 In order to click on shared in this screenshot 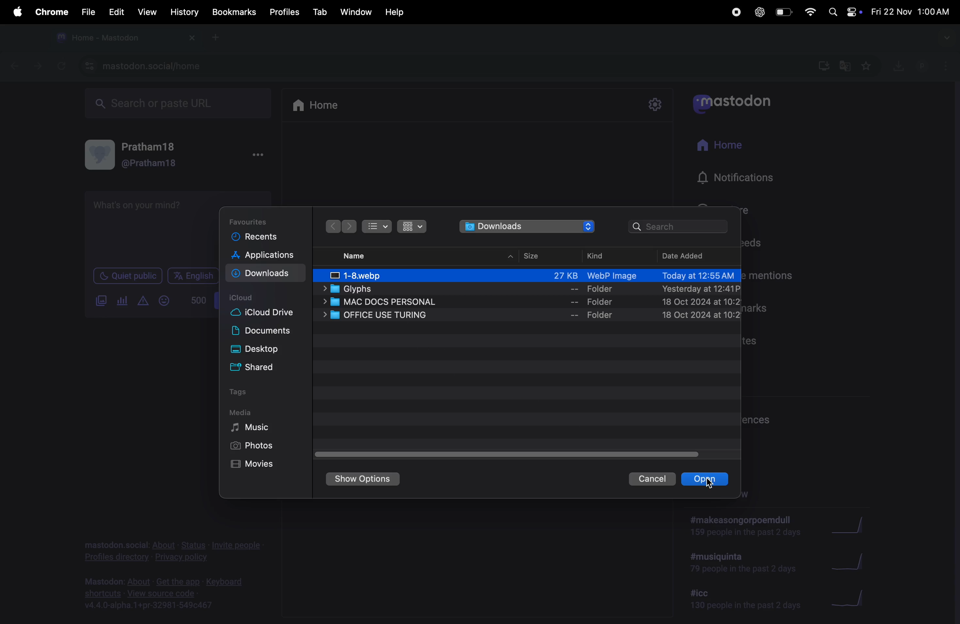, I will do `click(256, 368)`.